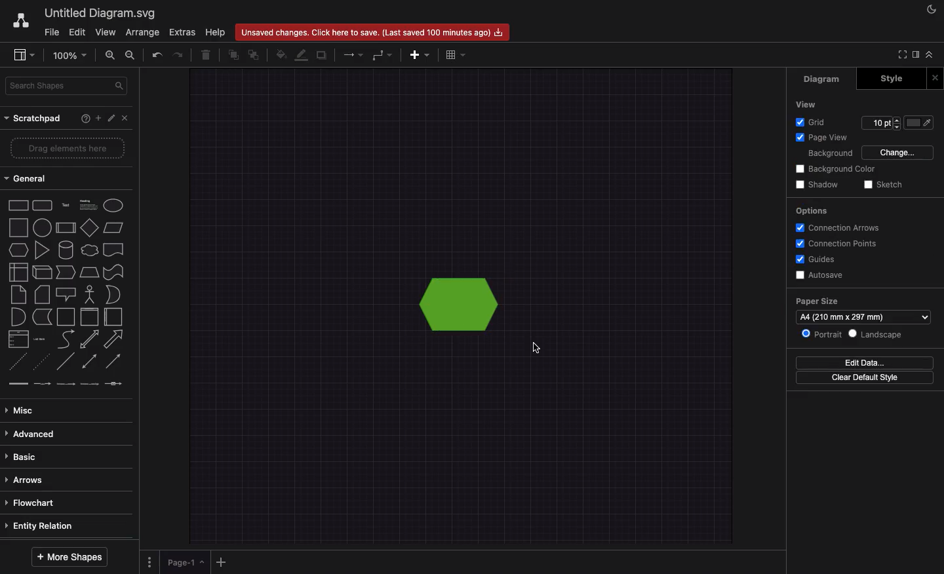  I want to click on Help, so click(85, 118).